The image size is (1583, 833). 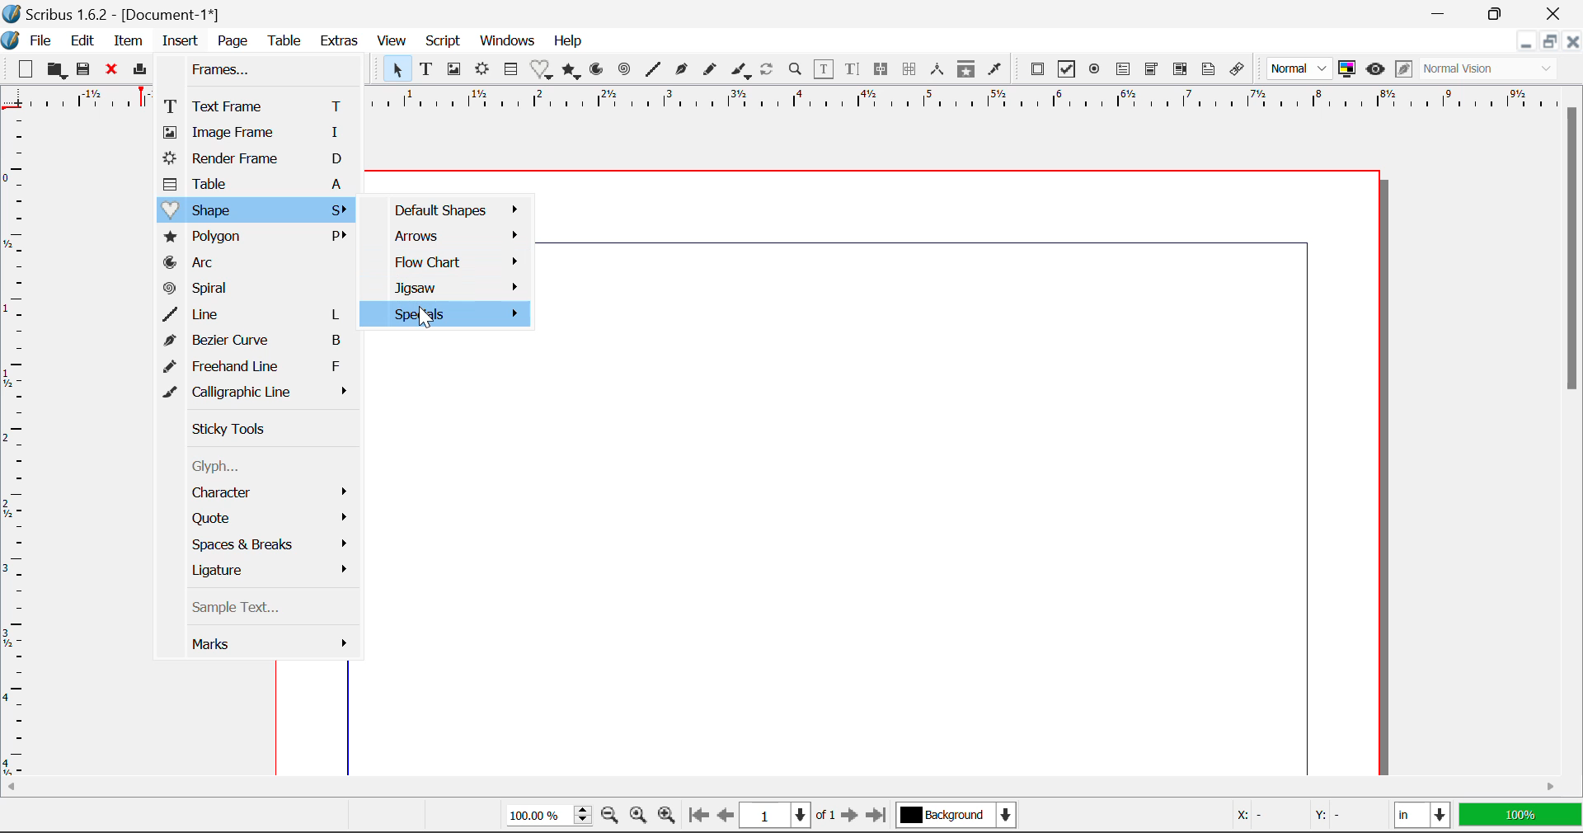 I want to click on Toggle color management system, so click(x=1347, y=70).